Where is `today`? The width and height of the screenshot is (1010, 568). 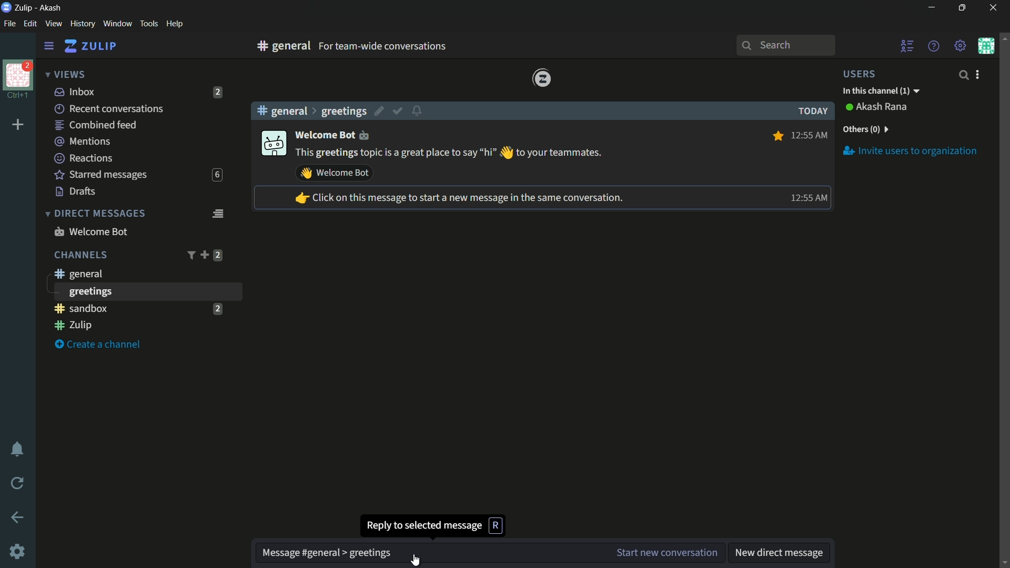
today is located at coordinates (810, 111).